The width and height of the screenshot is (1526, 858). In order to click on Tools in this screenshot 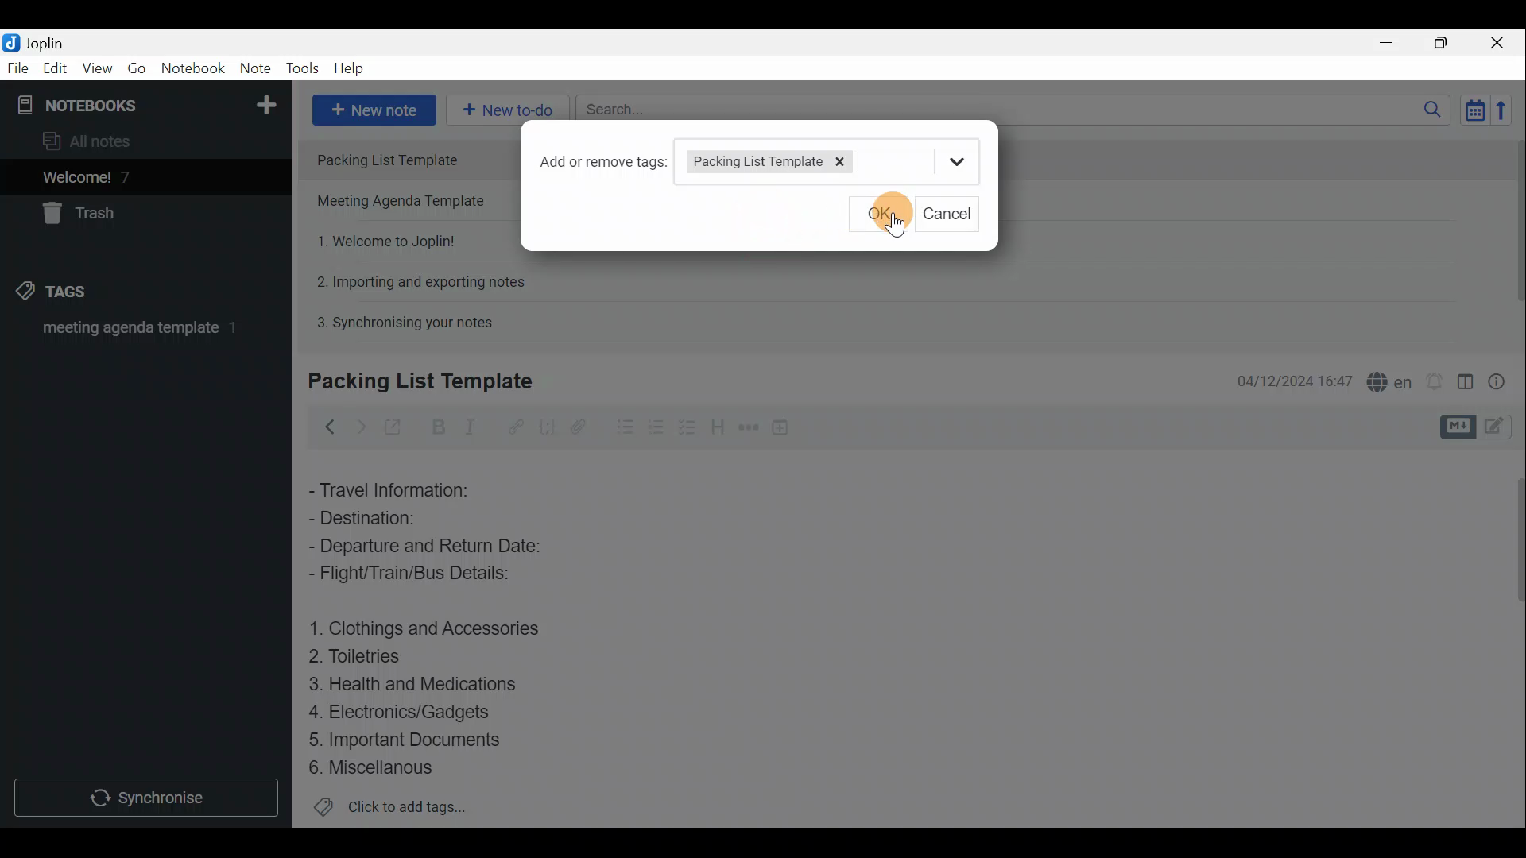, I will do `click(304, 69)`.